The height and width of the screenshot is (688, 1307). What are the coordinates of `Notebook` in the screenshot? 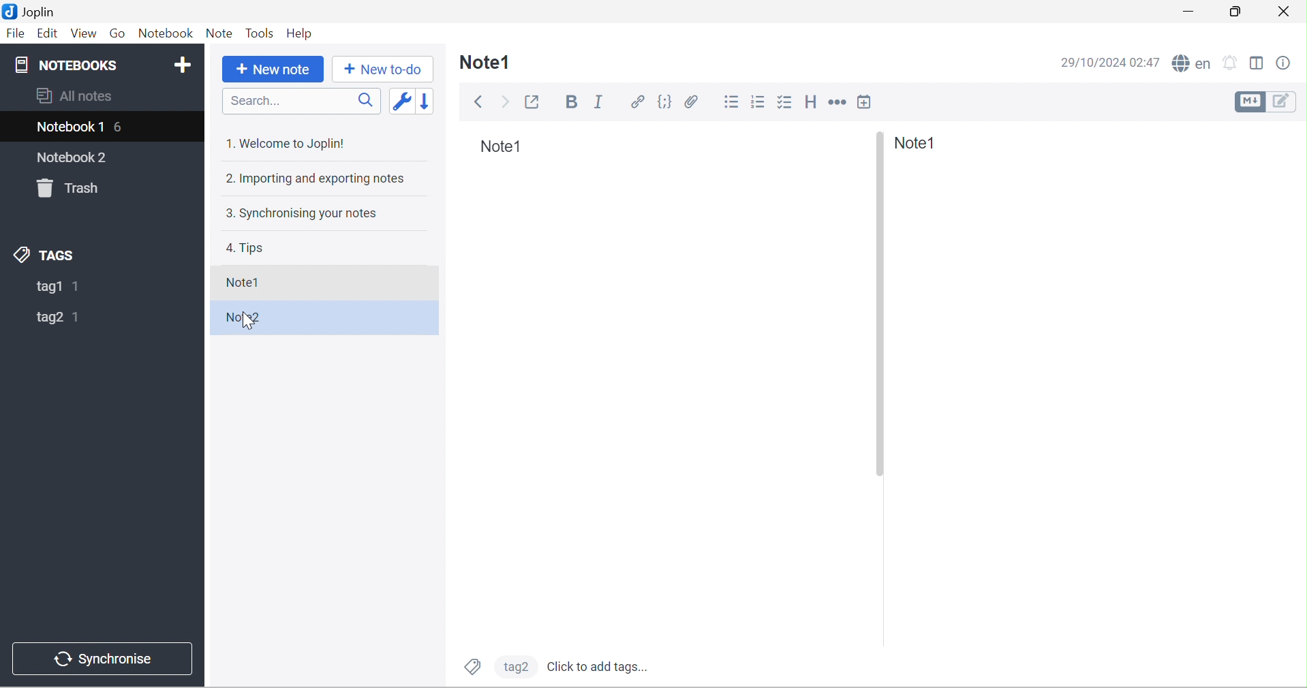 It's located at (166, 33).